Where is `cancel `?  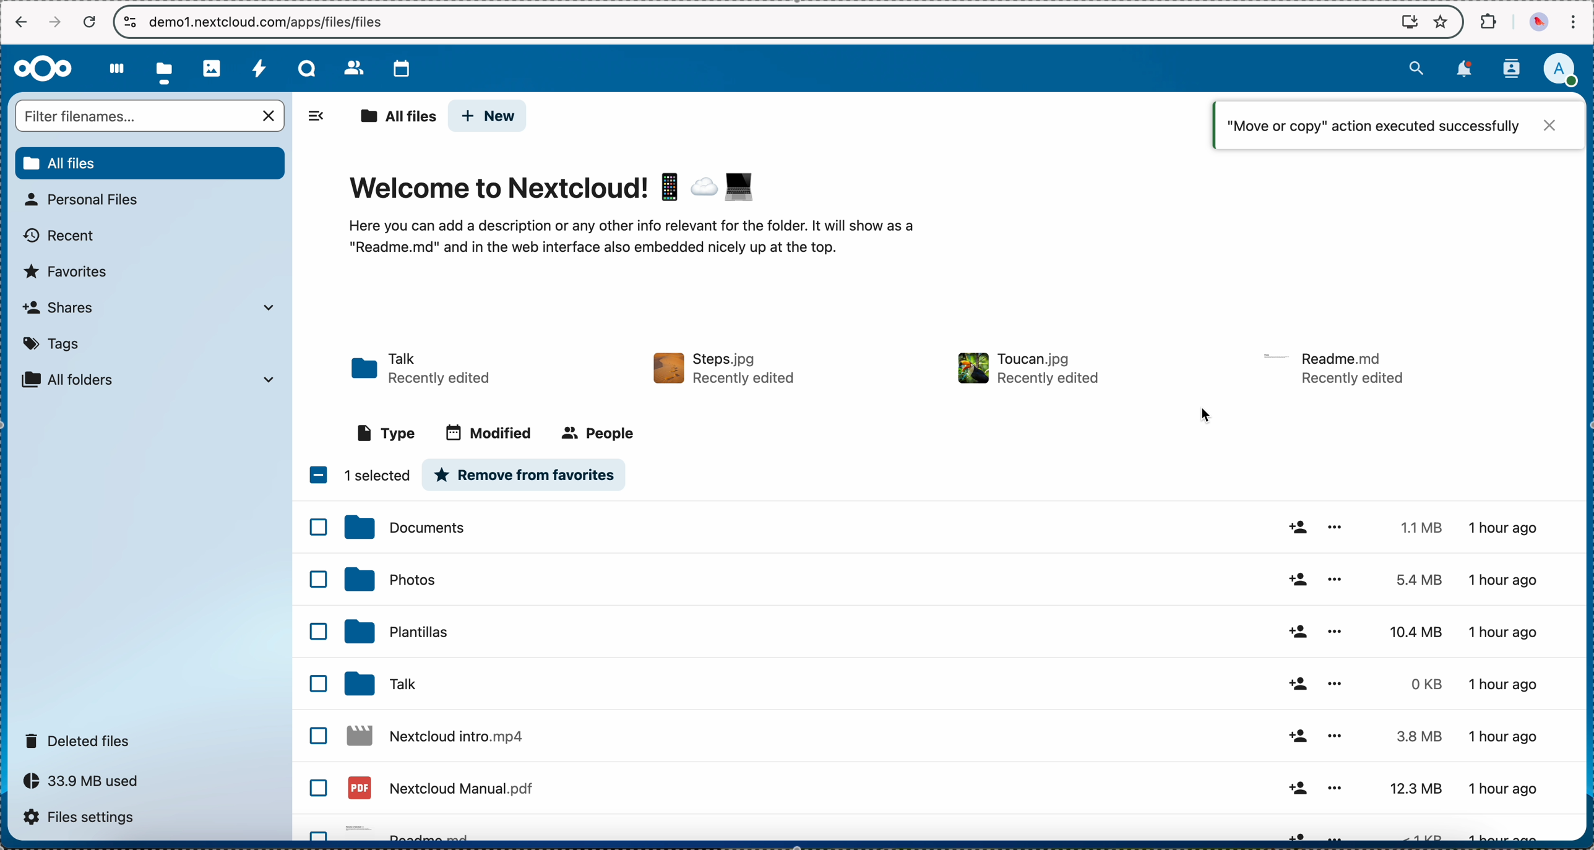 cancel  is located at coordinates (90, 22).